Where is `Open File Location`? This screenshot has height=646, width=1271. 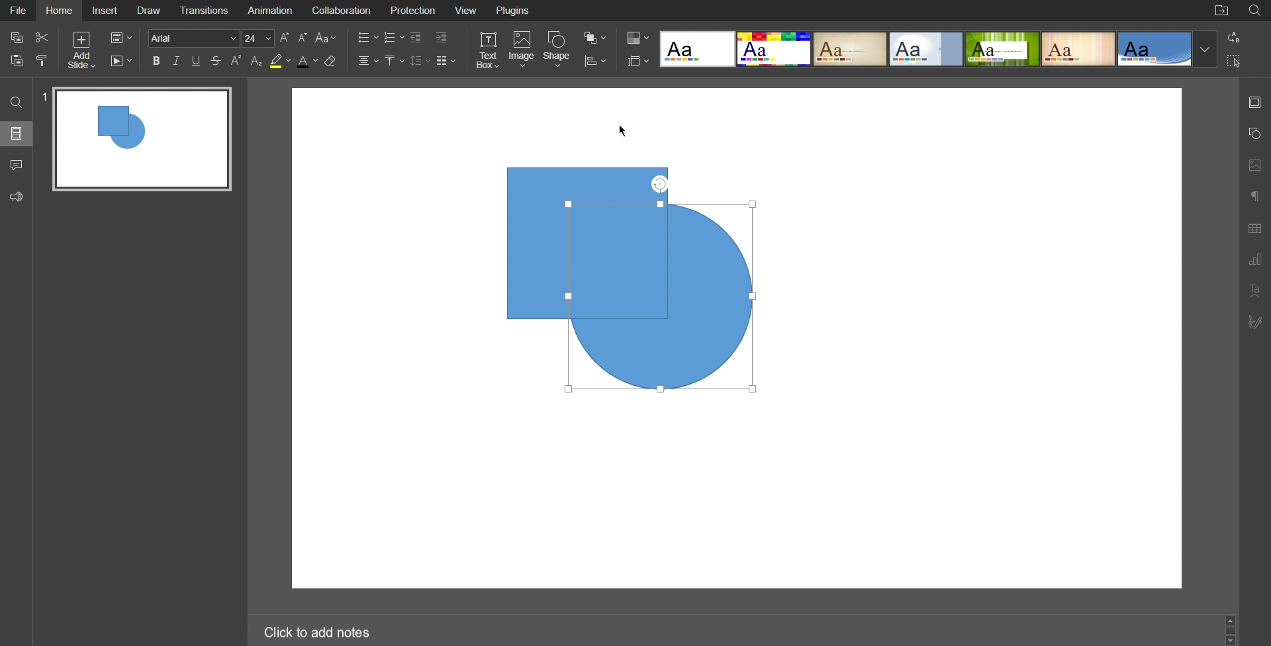 Open File Location is located at coordinates (1221, 10).